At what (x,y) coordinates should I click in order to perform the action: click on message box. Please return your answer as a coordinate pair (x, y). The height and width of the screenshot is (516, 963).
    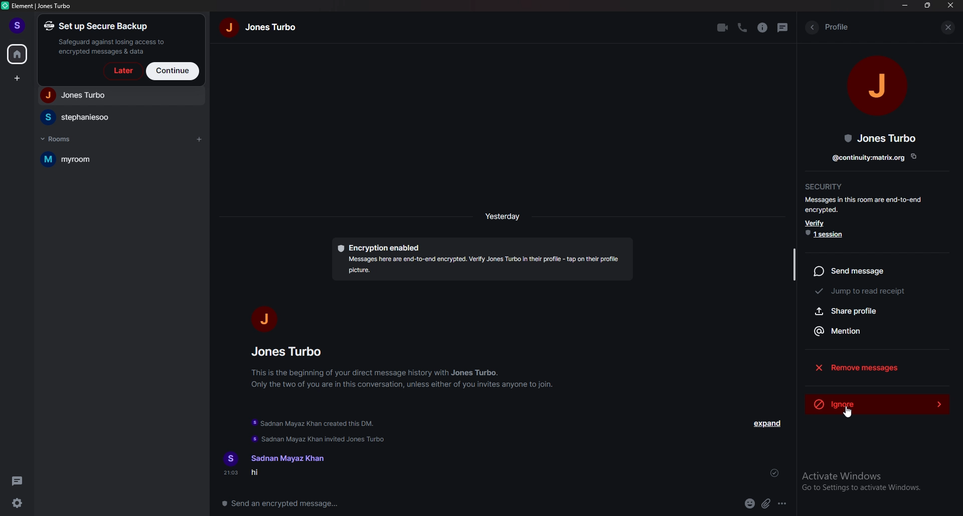
    Looking at the image, I should click on (287, 502).